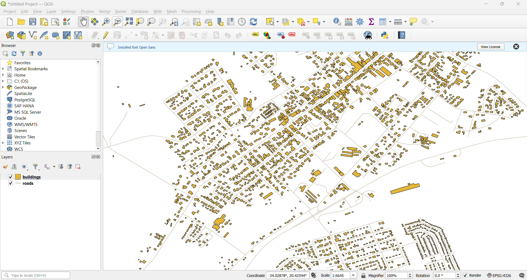 The height and width of the screenshot is (280, 527). I want to click on coordinates, so click(276, 275).